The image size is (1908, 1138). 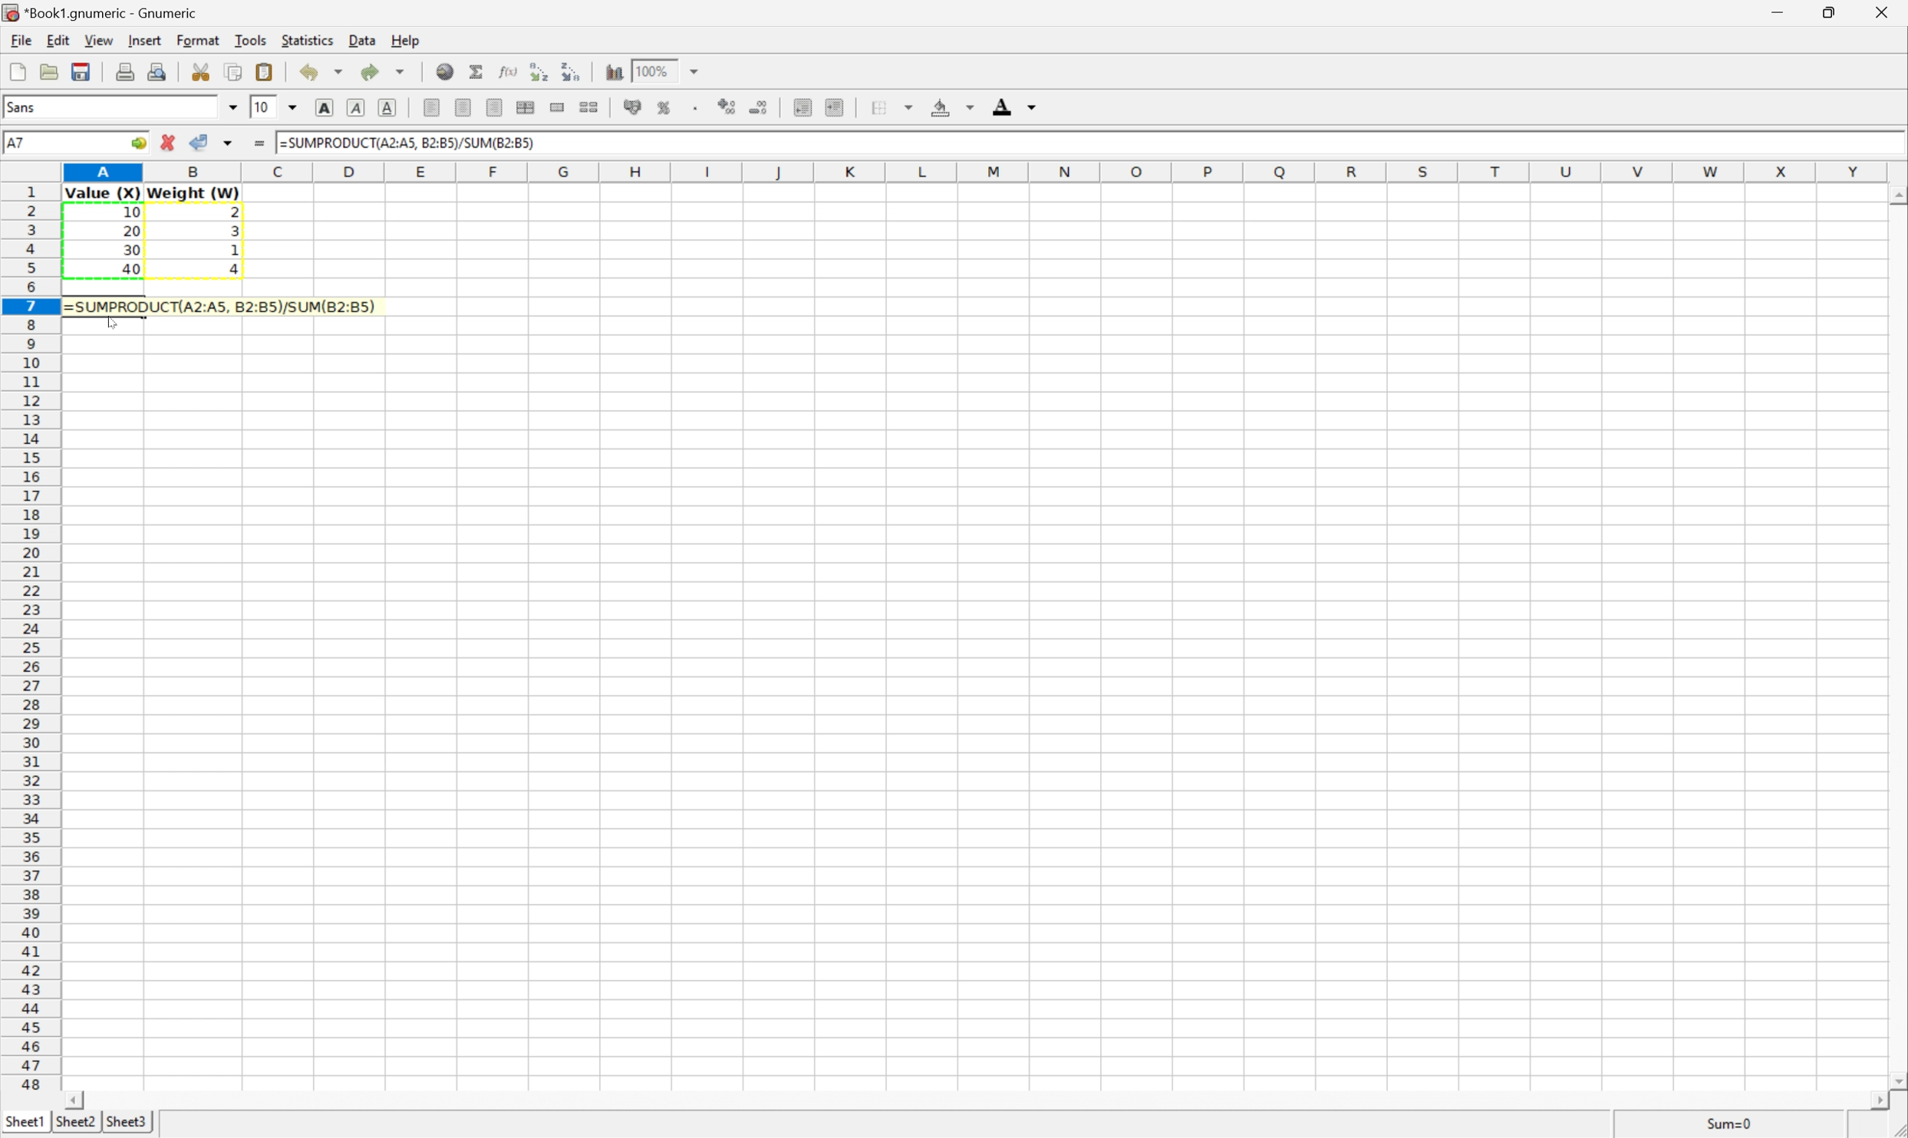 What do you see at coordinates (166, 143) in the screenshot?
I see `Cancel changes` at bounding box center [166, 143].